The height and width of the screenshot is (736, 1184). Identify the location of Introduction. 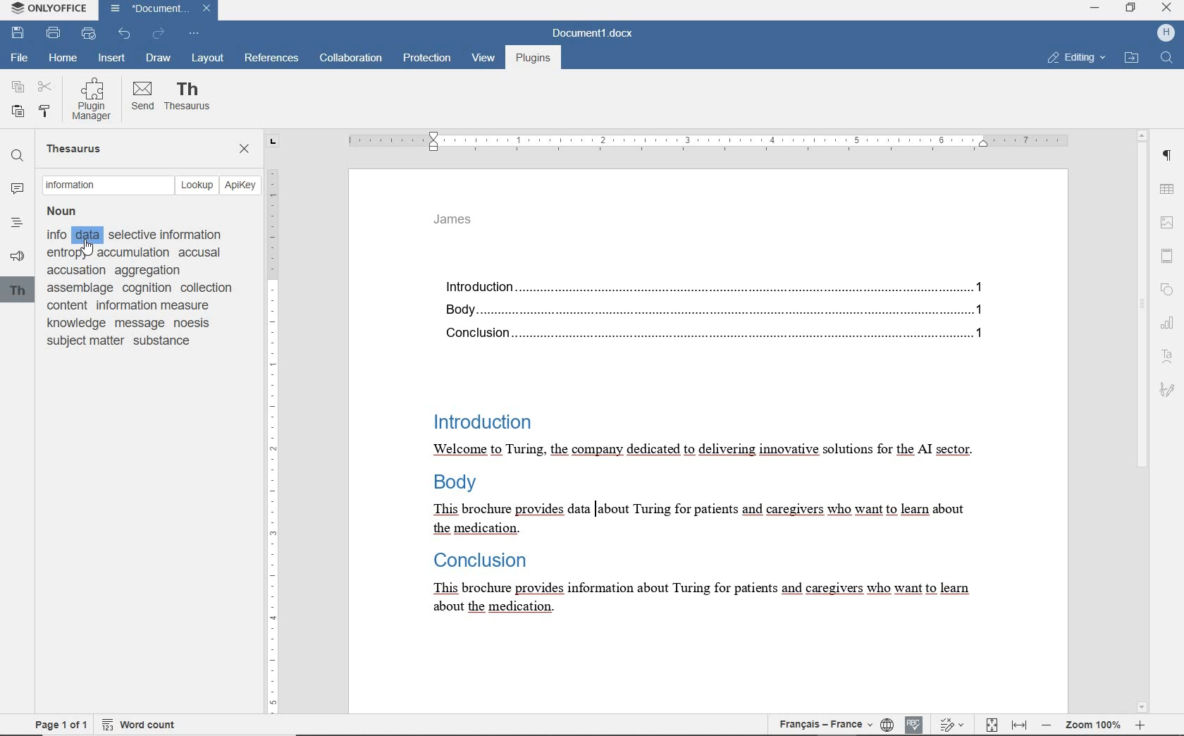
(477, 421).